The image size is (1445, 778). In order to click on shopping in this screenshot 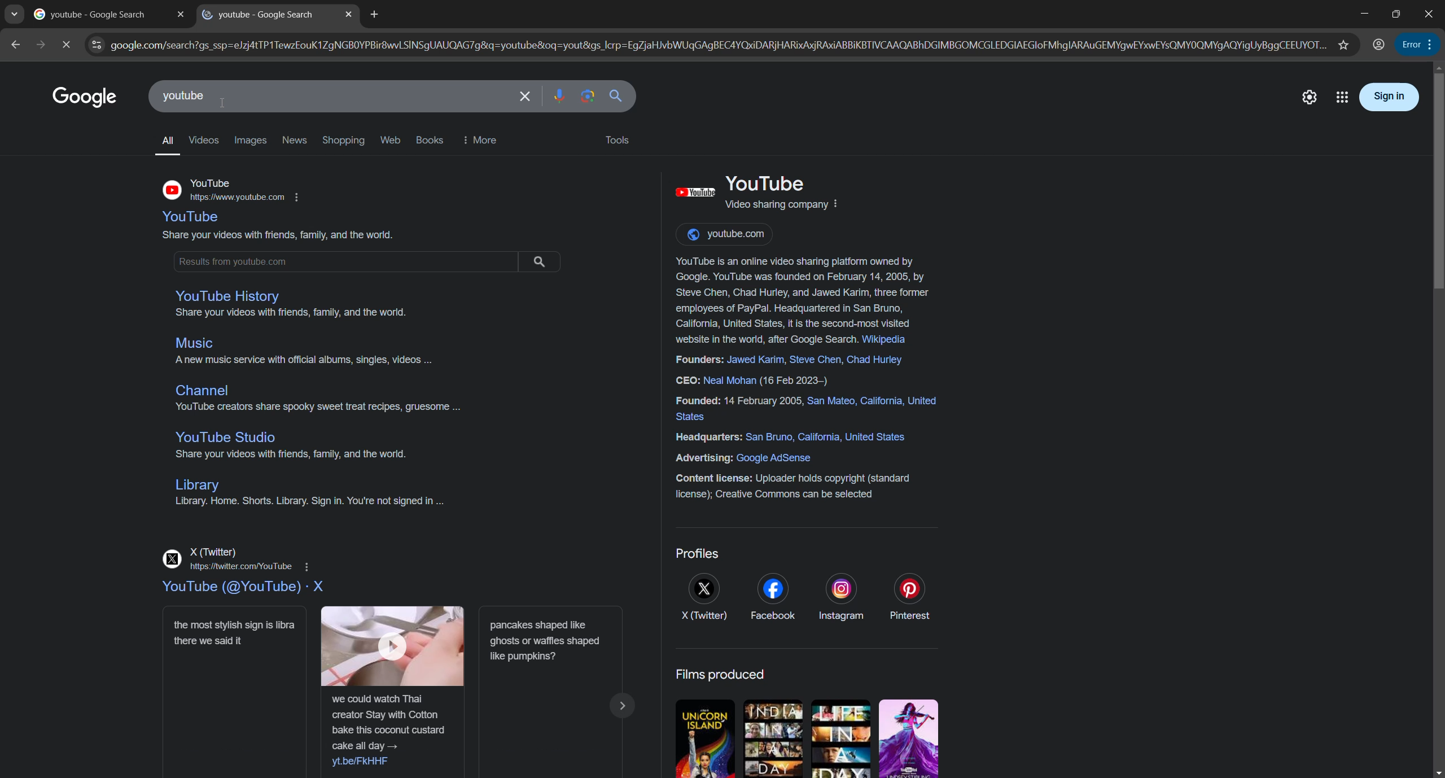, I will do `click(344, 140)`.